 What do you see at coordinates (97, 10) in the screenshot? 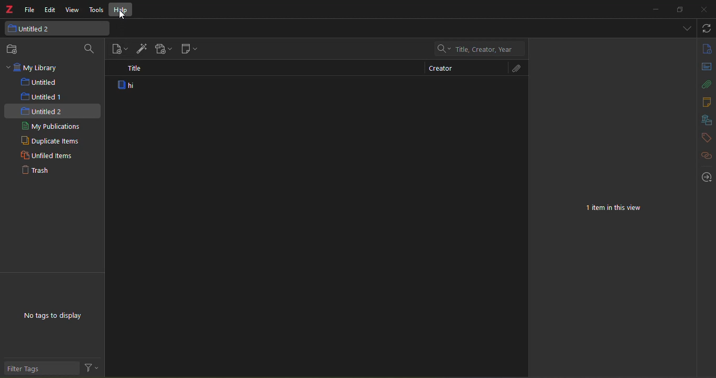
I see `tools` at bounding box center [97, 10].